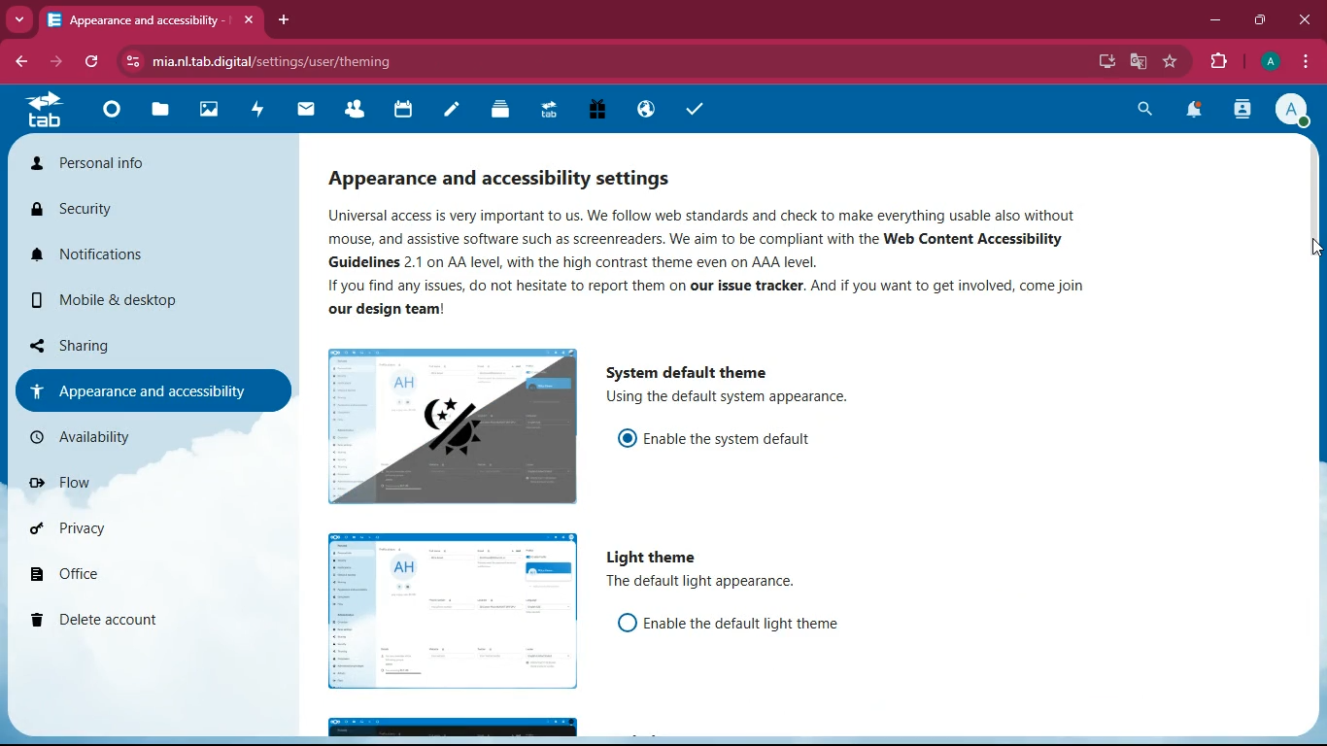 The image size is (1327, 746). Describe the element at coordinates (451, 727) in the screenshot. I see `theme preview` at that location.